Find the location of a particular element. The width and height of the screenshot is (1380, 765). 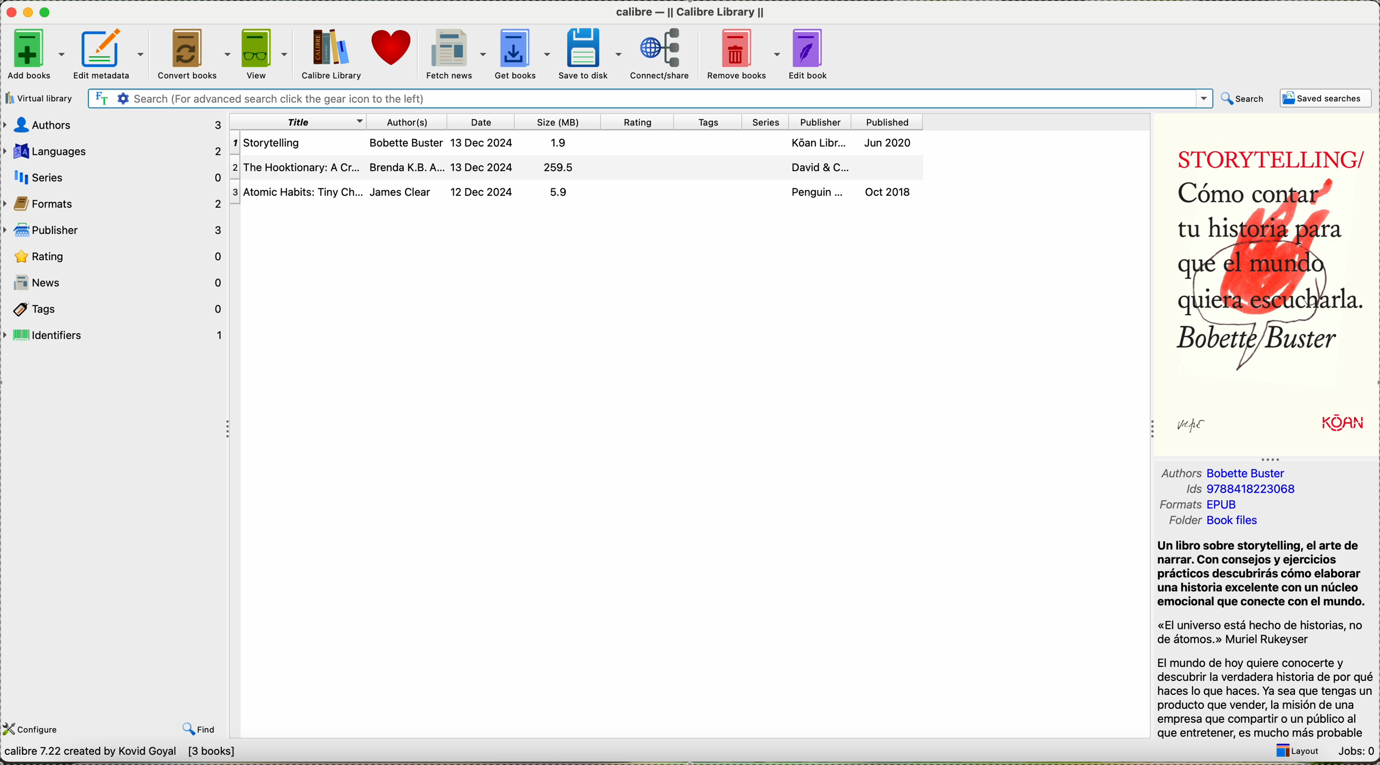

convert books is located at coordinates (192, 52).